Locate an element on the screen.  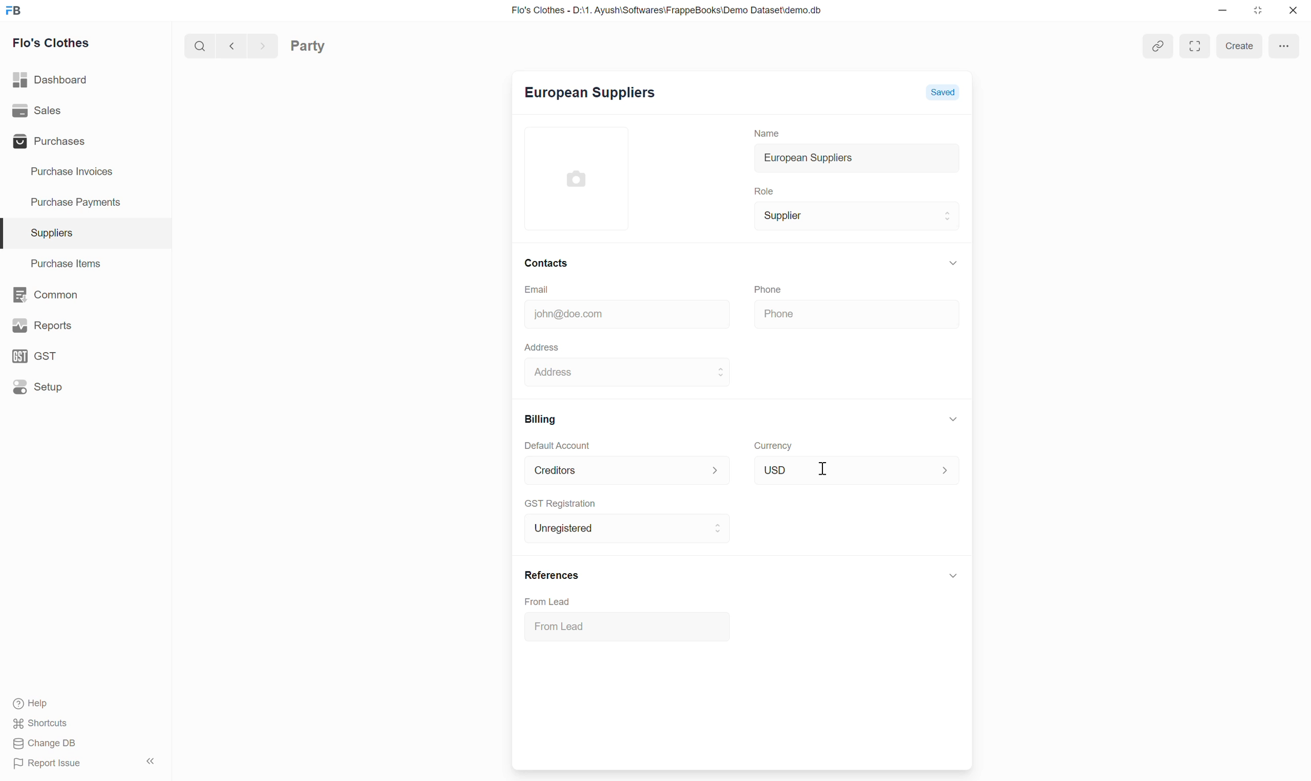
Report Issue is located at coordinates (52, 763).